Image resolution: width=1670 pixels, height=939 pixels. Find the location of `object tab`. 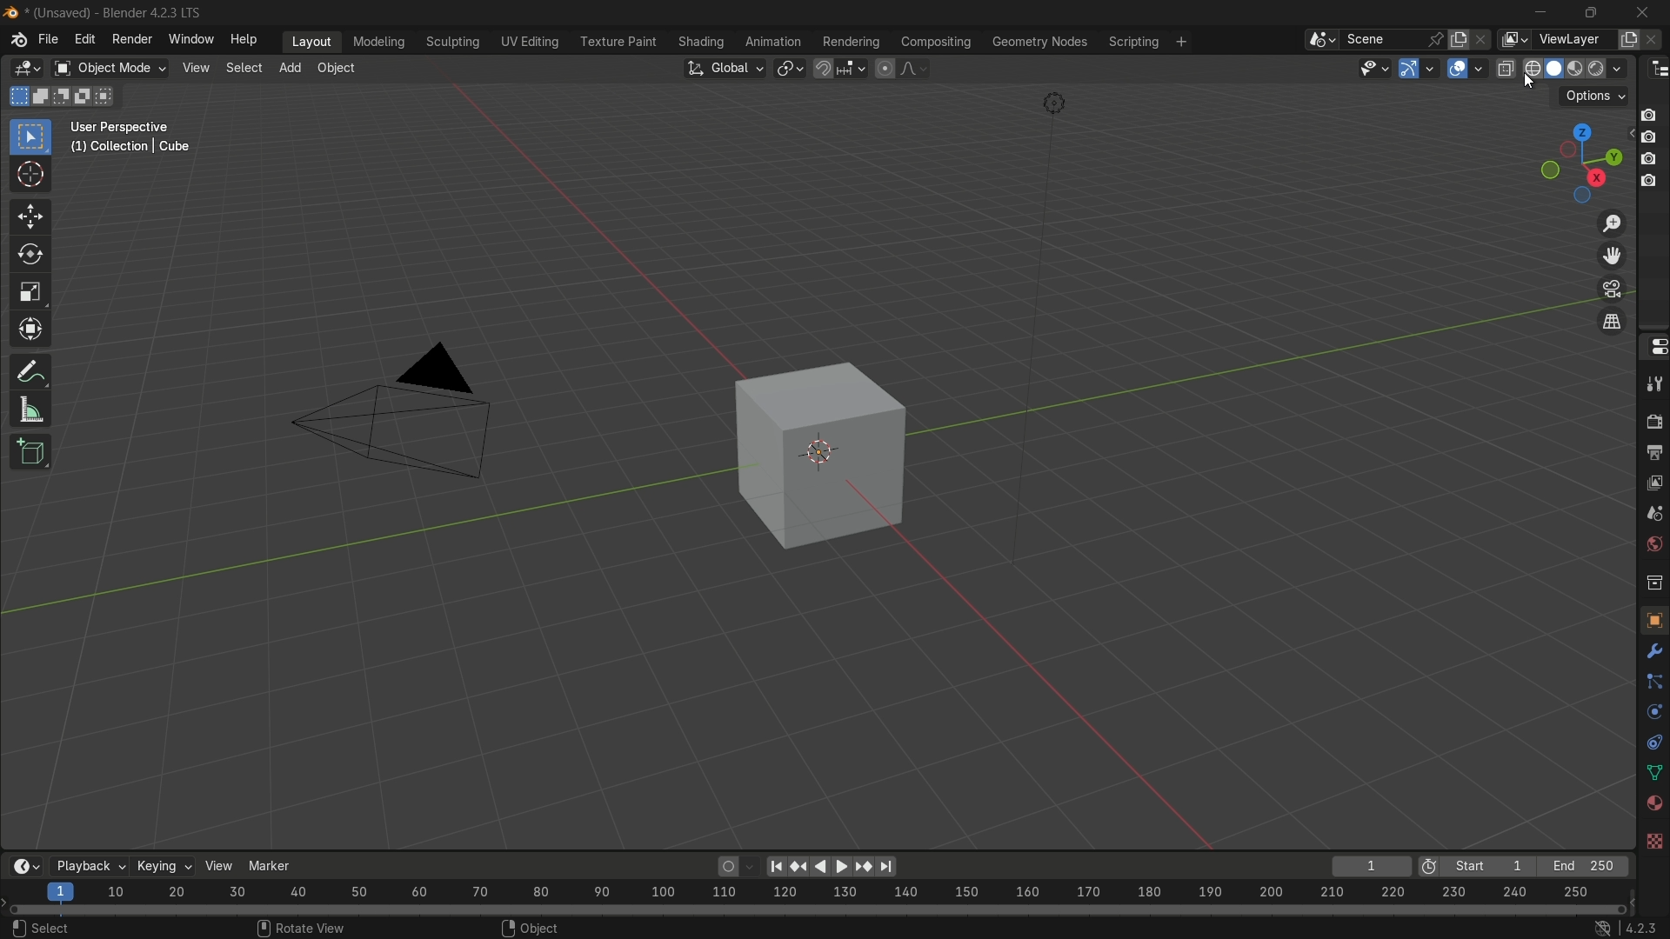

object tab is located at coordinates (340, 66).